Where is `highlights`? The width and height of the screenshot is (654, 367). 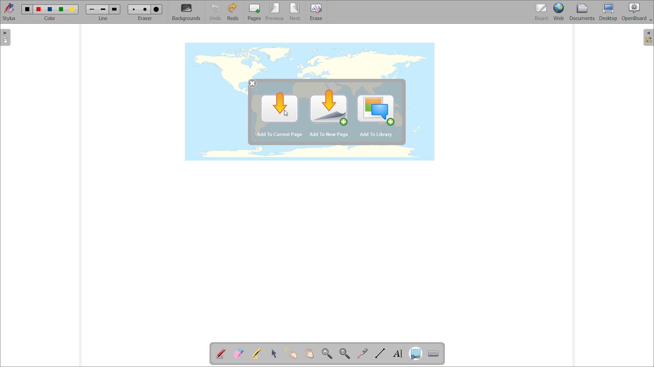 highlights is located at coordinates (256, 354).